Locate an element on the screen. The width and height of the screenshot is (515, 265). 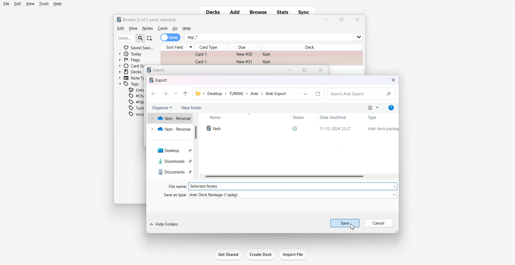
Saved Search is located at coordinates (138, 47).